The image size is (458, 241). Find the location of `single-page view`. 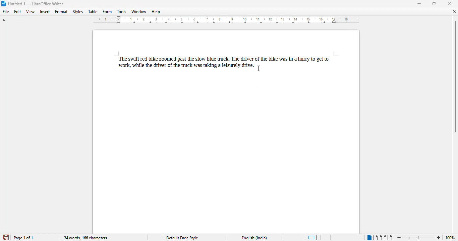

single-page view is located at coordinates (369, 238).